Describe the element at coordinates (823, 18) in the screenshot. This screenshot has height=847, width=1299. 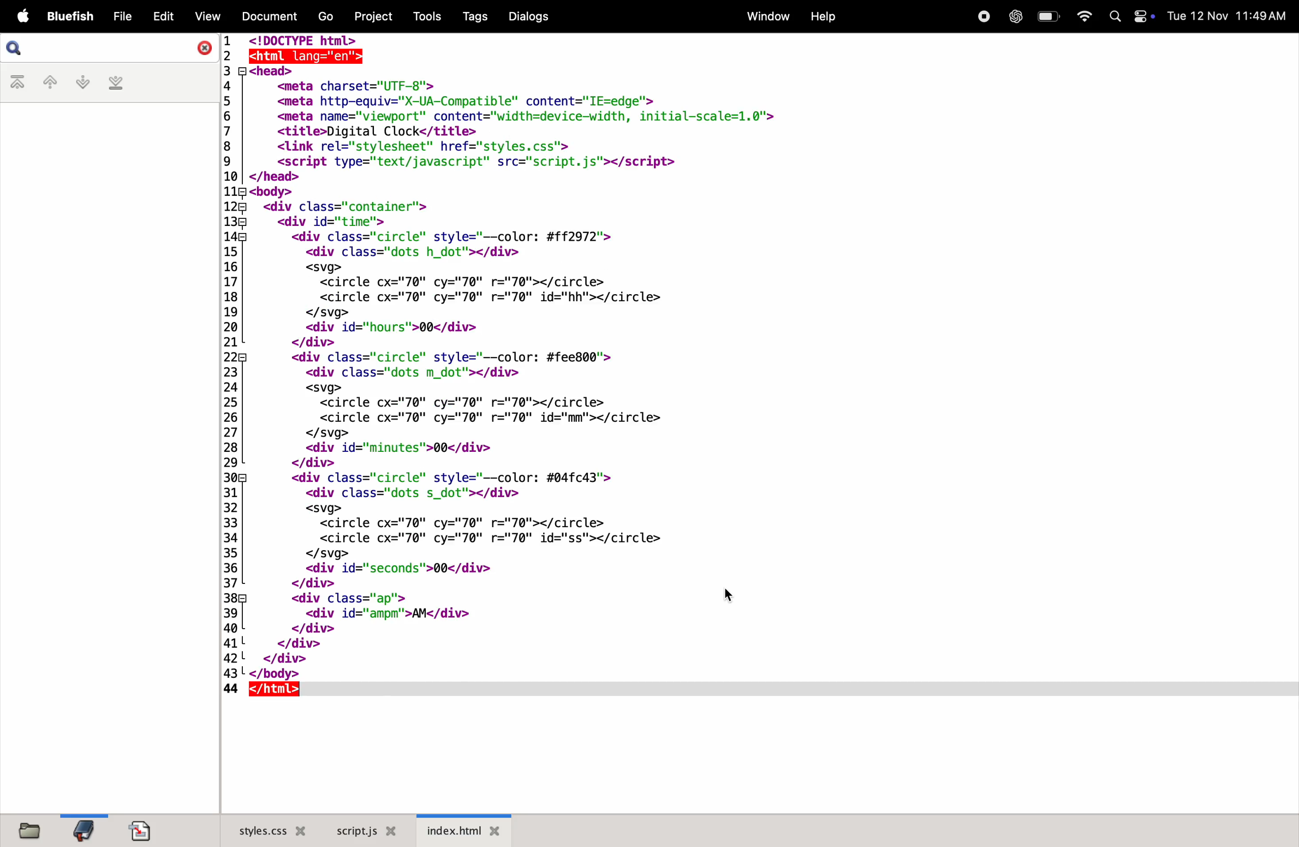
I see `help` at that location.